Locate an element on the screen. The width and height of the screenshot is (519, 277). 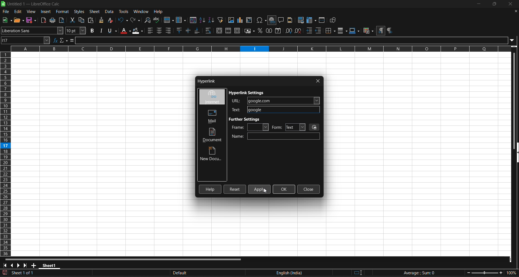
increase indent is located at coordinates (309, 31).